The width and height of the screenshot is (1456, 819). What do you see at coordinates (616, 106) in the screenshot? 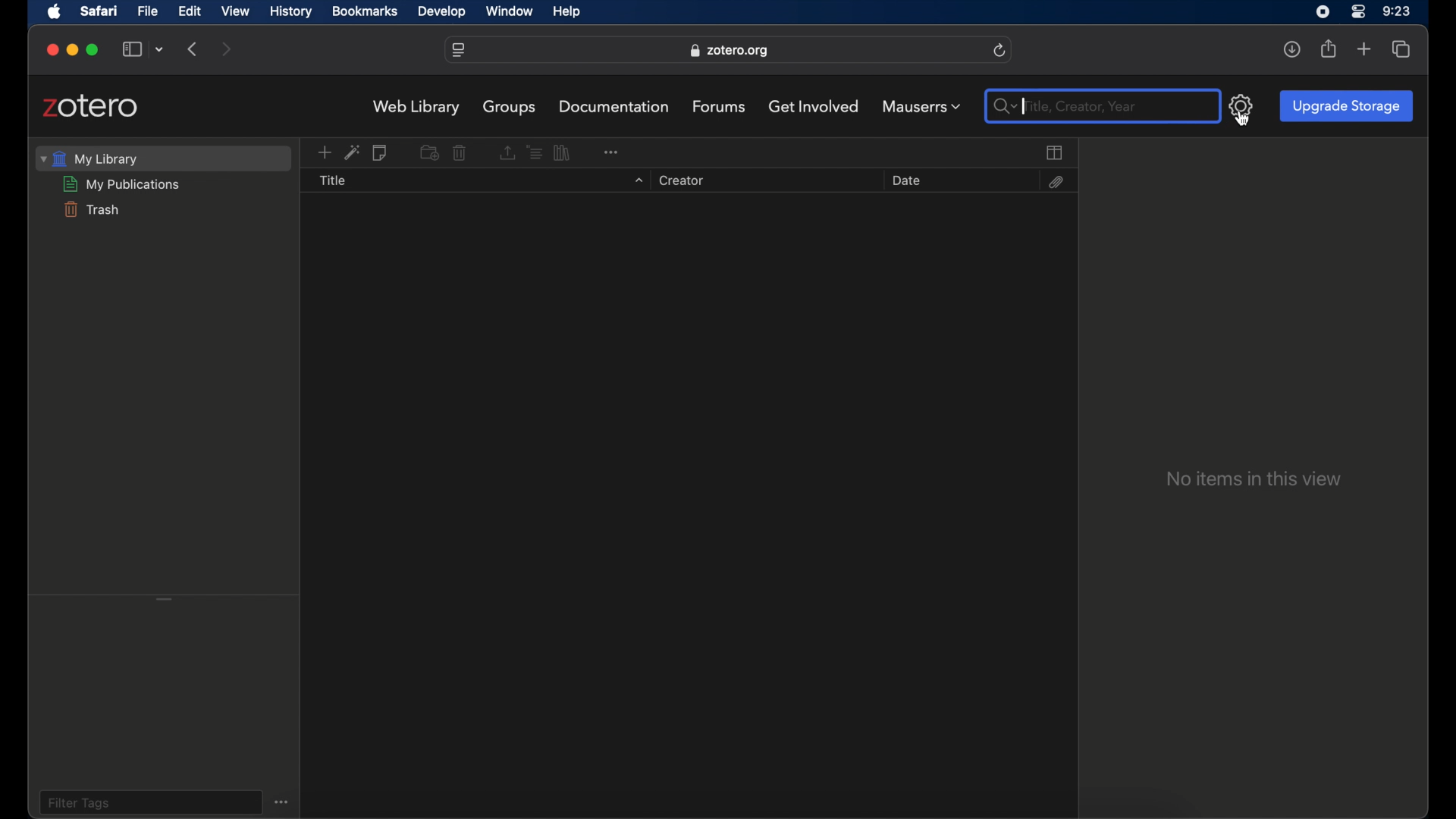
I see `documentation` at bounding box center [616, 106].